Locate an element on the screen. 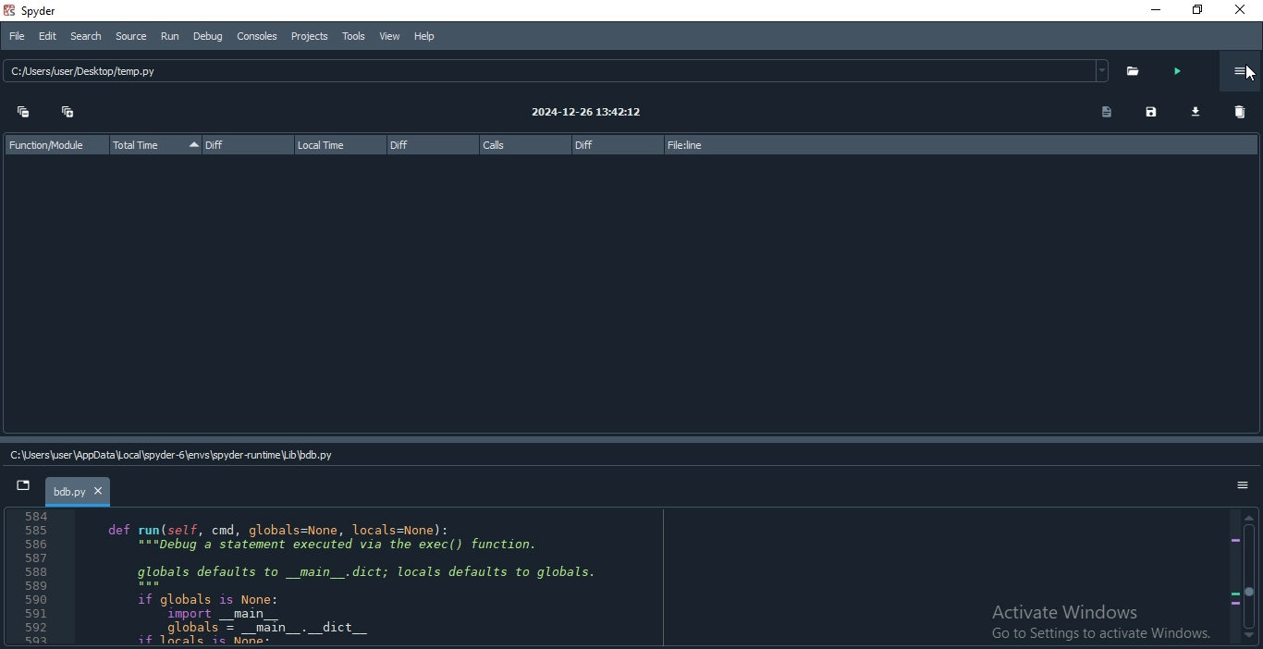 Image resolution: width=1263 pixels, height=649 pixels. Expand is located at coordinates (68, 116).